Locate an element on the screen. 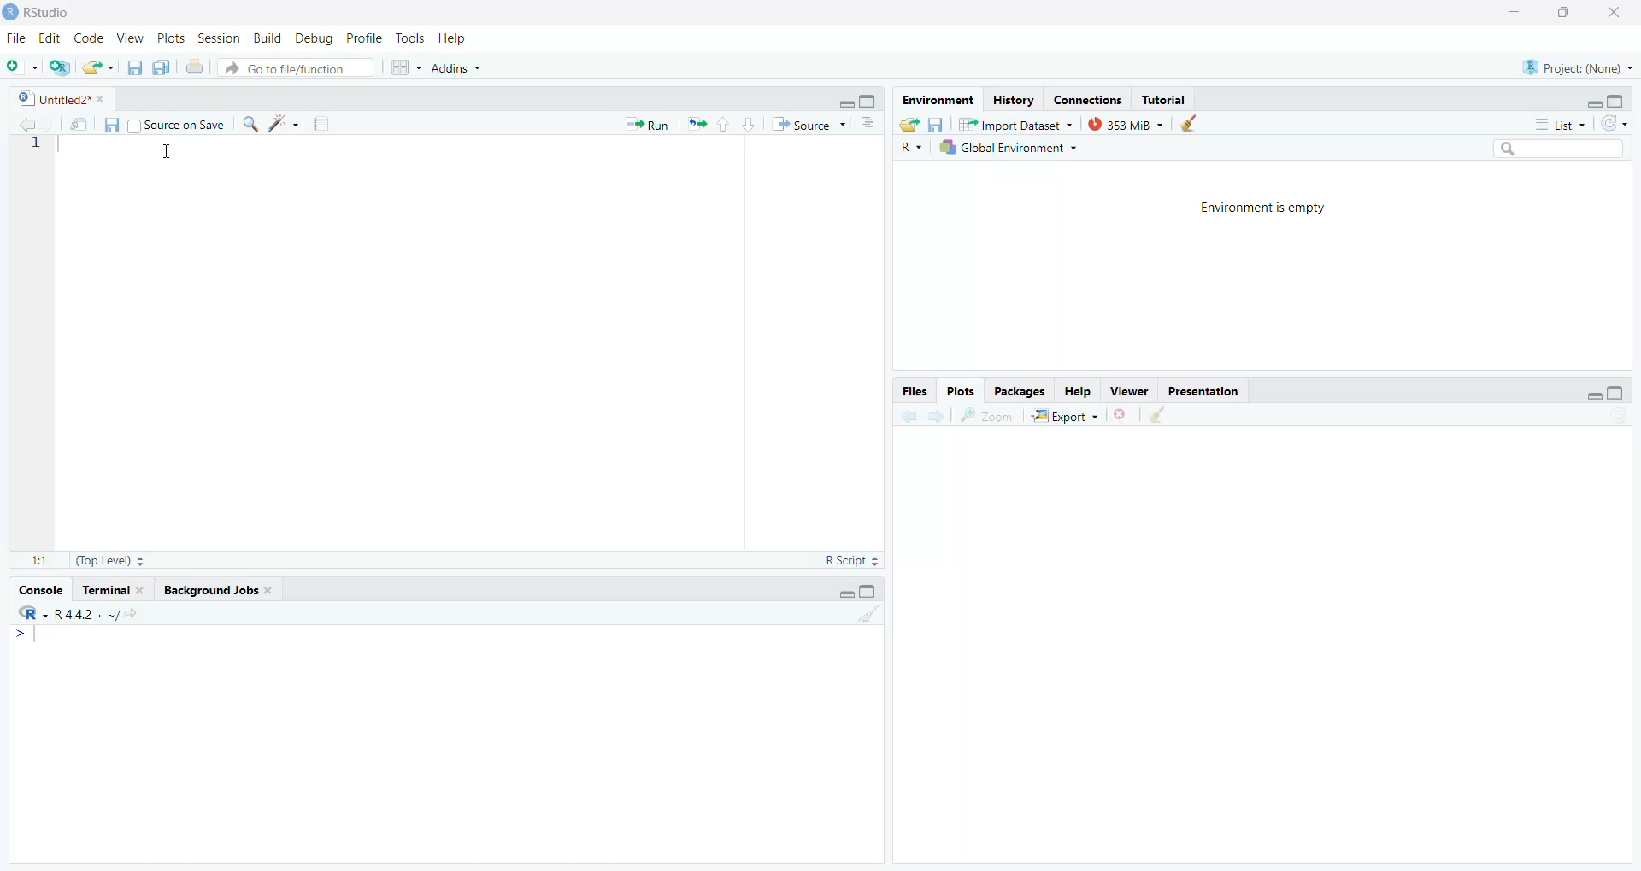 This screenshot has height=871, width=1641. load workspace is located at coordinates (911, 125).